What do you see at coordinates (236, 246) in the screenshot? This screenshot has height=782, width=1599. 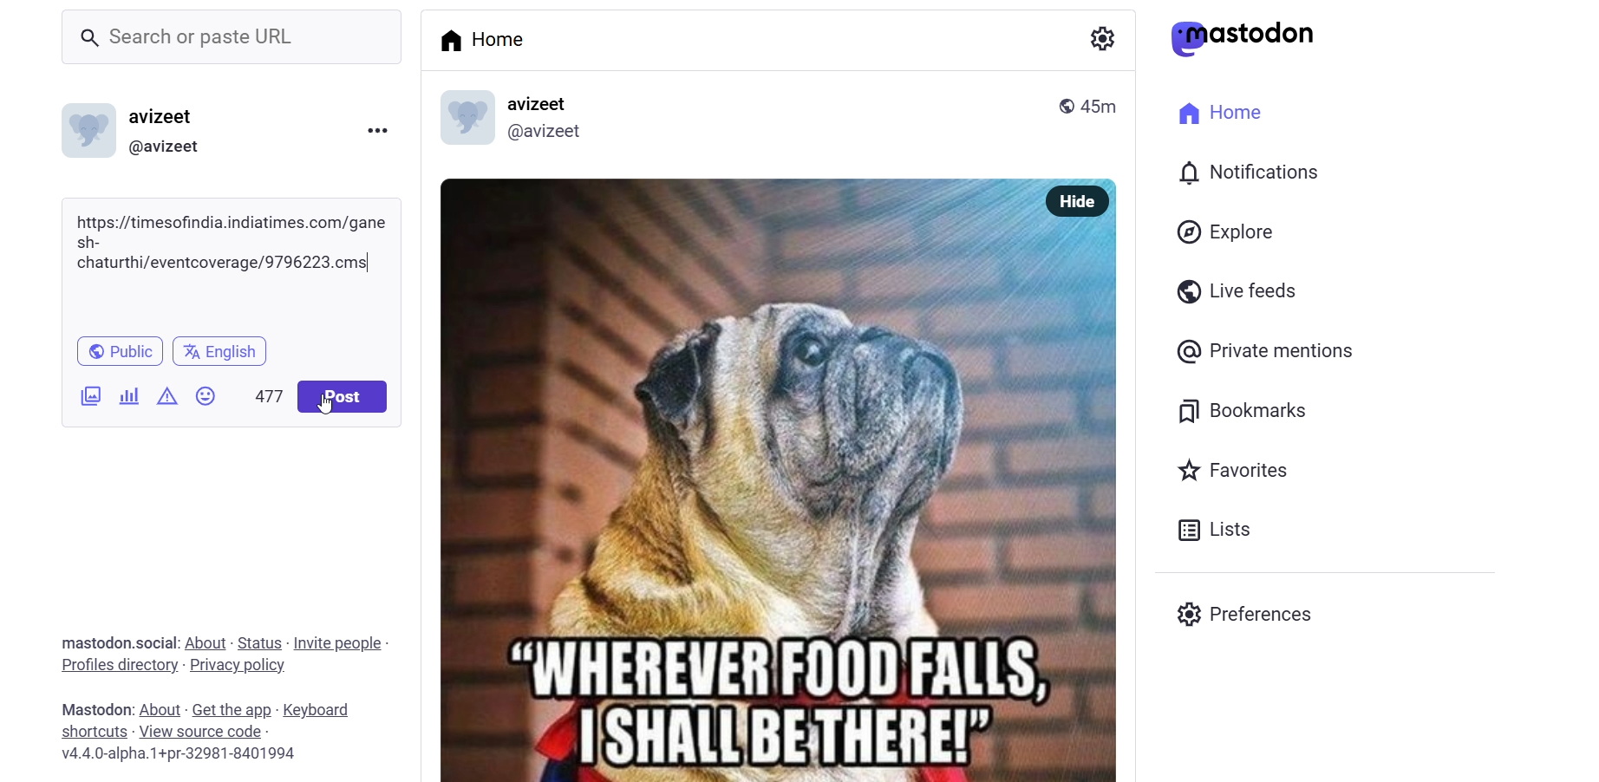 I see `article link` at bounding box center [236, 246].